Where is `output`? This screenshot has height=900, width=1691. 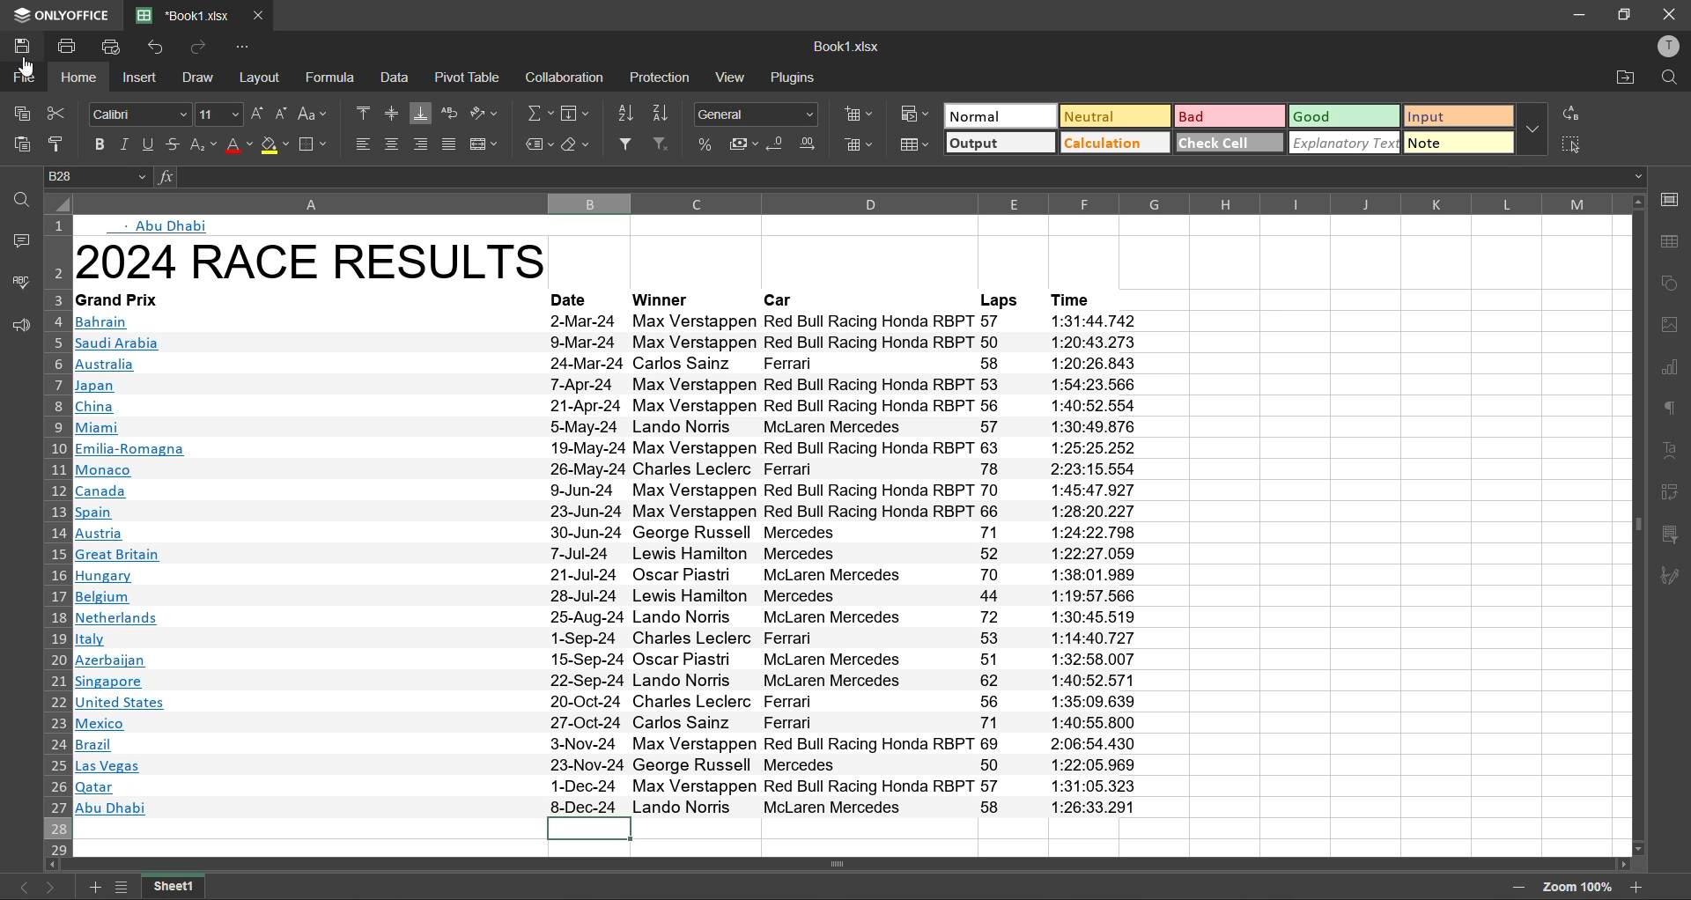
output is located at coordinates (1000, 144).